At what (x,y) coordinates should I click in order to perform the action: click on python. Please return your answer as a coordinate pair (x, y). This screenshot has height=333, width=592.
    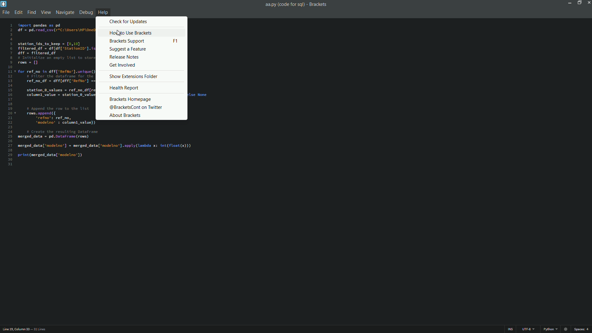
    Looking at the image, I should click on (549, 329).